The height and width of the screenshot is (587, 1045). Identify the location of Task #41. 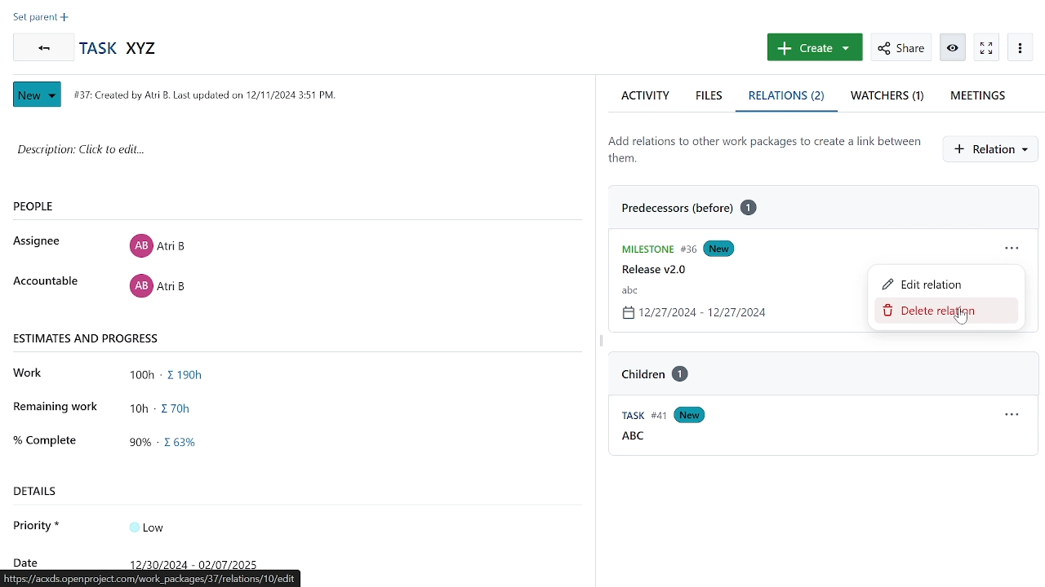
(636, 416).